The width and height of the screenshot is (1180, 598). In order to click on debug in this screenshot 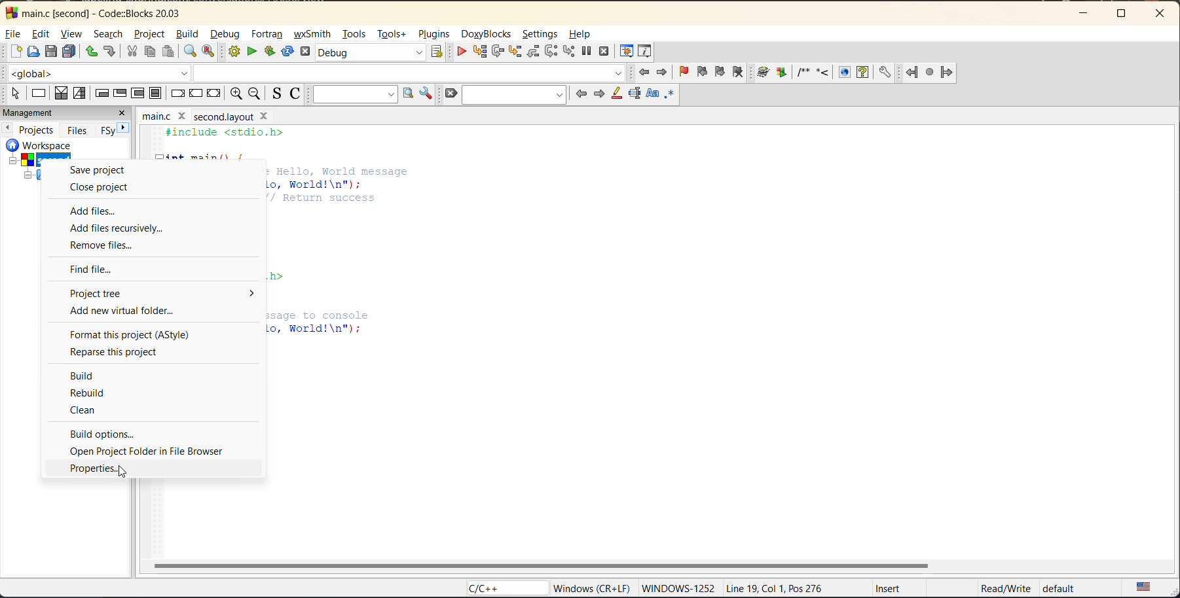, I will do `click(463, 52)`.